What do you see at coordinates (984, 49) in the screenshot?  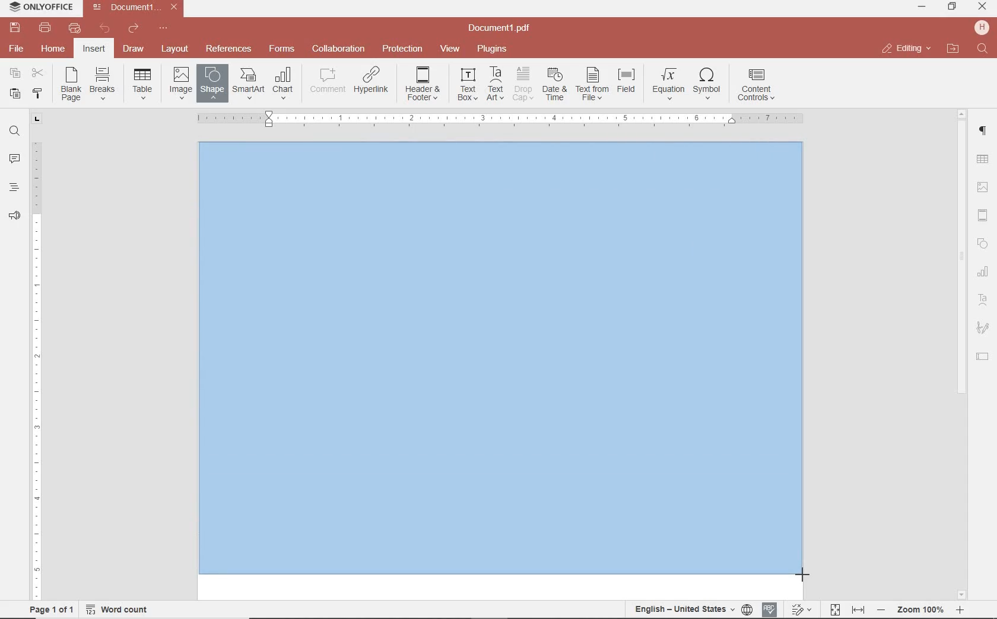 I see `find` at bounding box center [984, 49].